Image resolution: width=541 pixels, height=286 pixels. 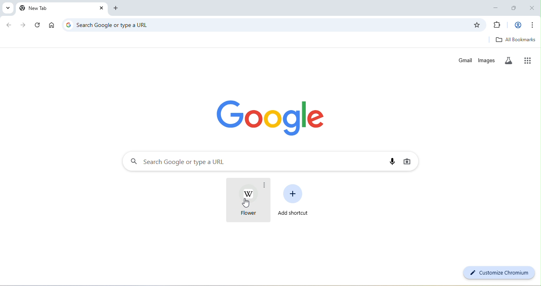 I want to click on minimize, so click(x=496, y=7).